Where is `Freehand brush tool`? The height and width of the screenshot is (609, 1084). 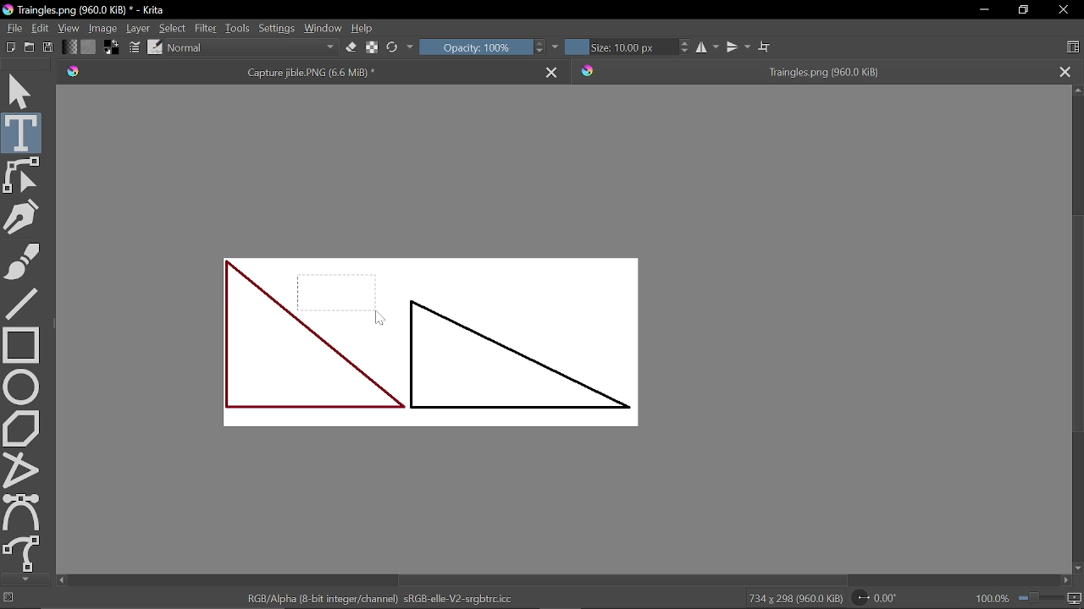 Freehand brush tool is located at coordinates (22, 259).